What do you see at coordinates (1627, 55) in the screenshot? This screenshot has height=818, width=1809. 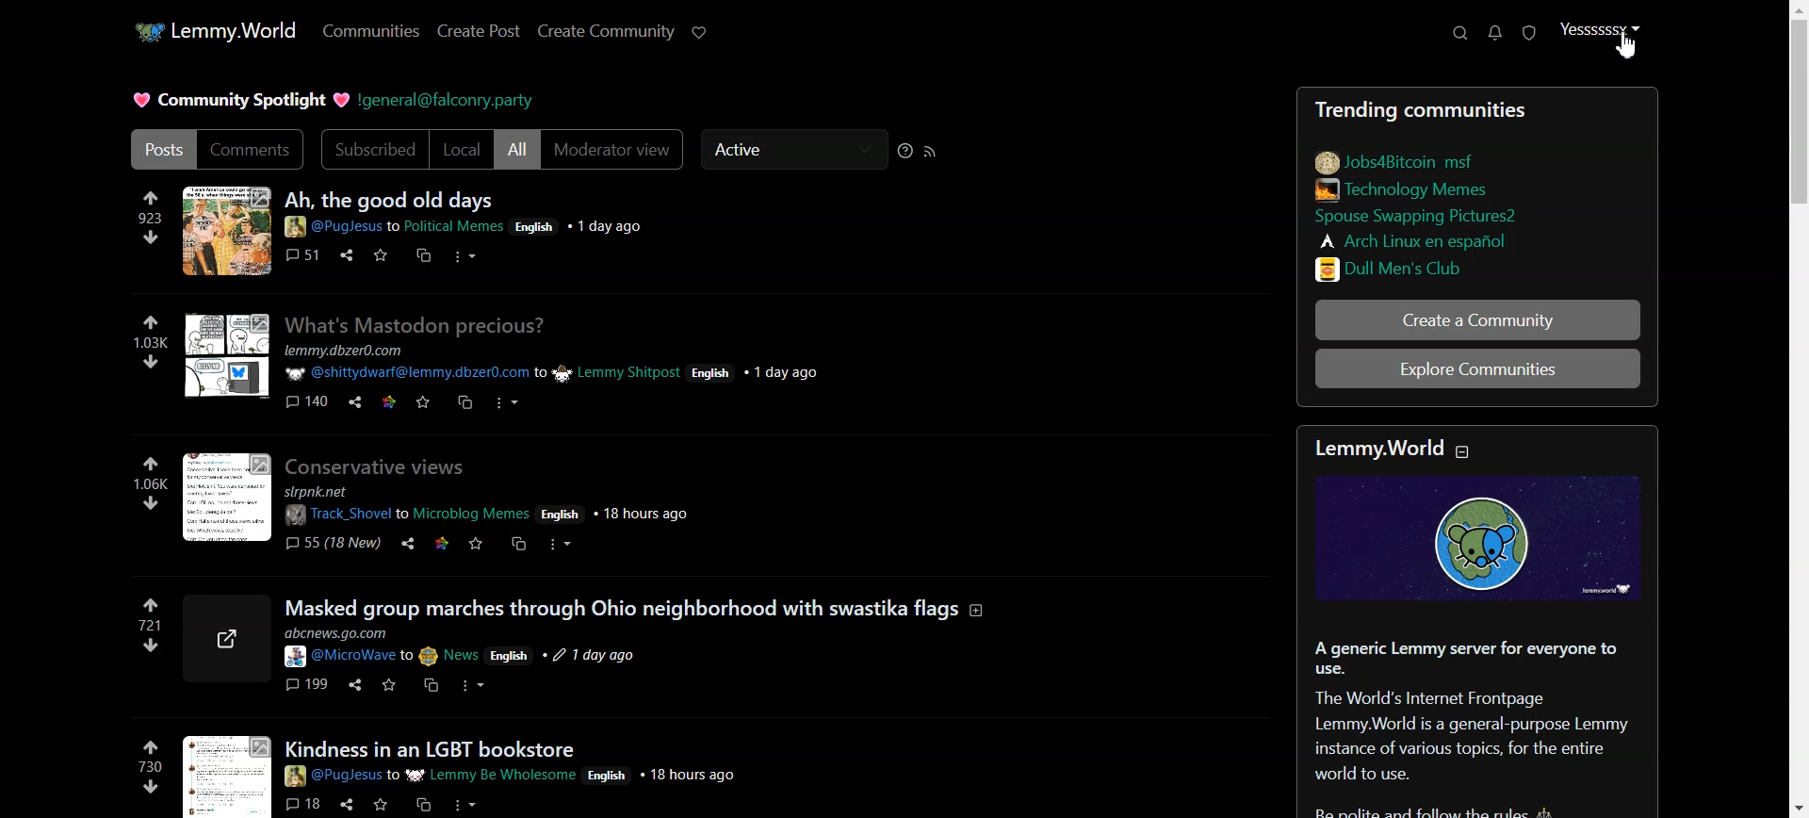 I see `cursor` at bounding box center [1627, 55].